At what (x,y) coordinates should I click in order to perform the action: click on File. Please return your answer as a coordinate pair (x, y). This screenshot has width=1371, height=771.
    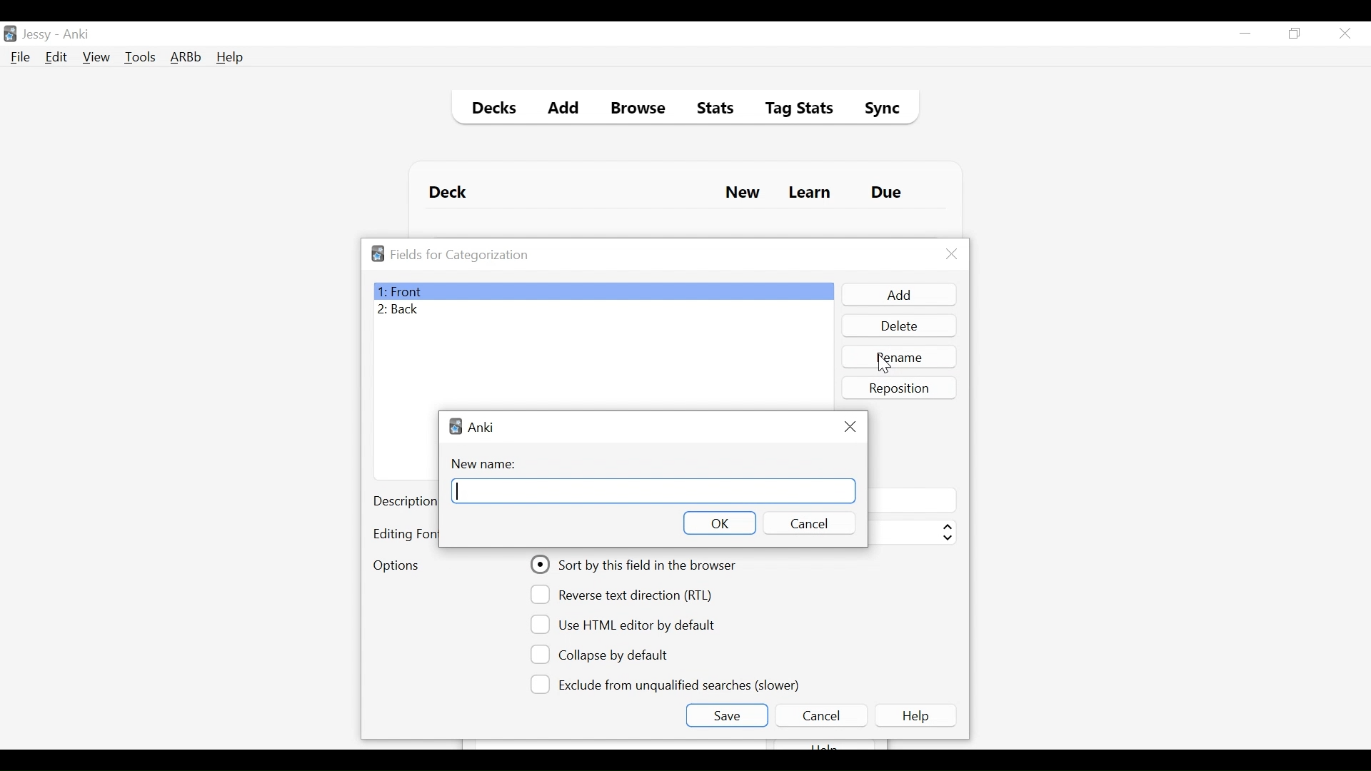
    Looking at the image, I should click on (21, 59).